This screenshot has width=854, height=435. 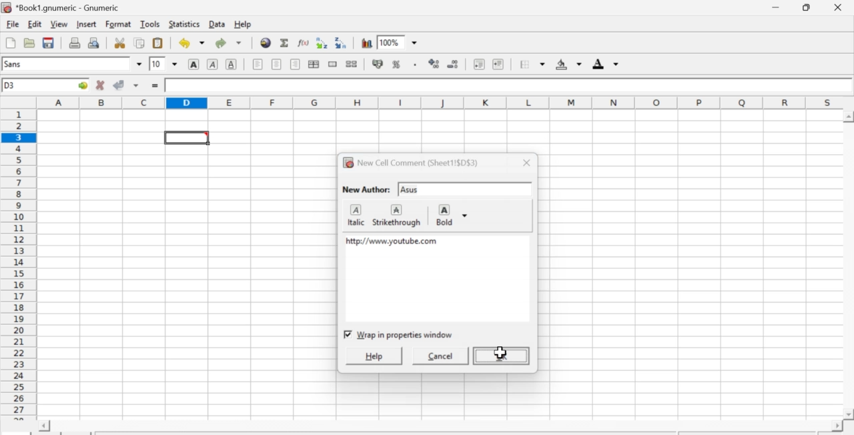 I want to click on Minimize, so click(x=775, y=8).